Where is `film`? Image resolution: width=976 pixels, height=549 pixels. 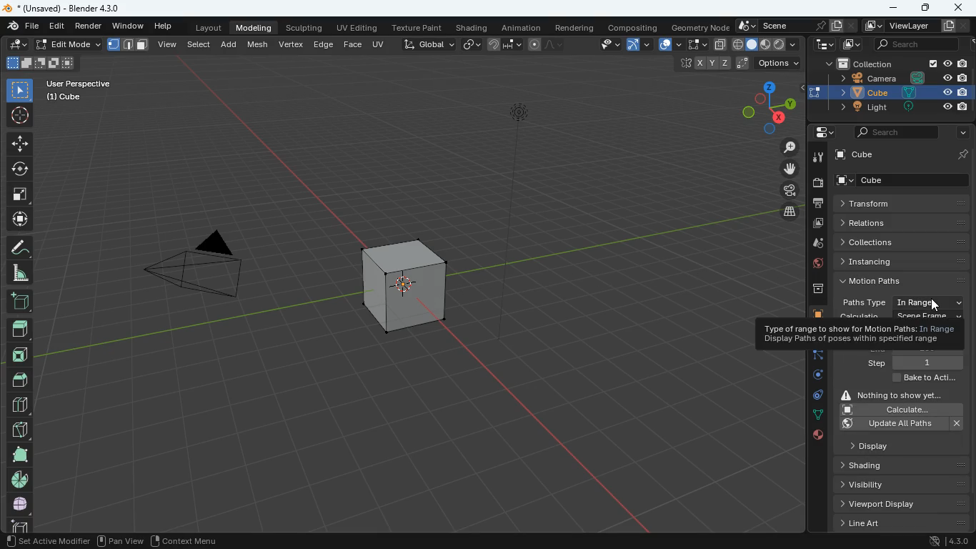 film is located at coordinates (786, 192).